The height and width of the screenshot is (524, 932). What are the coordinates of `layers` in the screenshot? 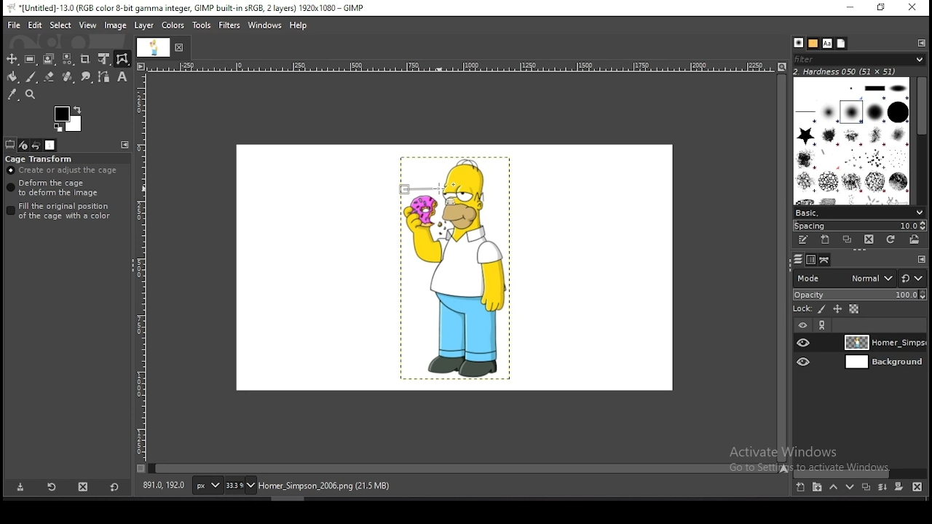 It's located at (796, 259).